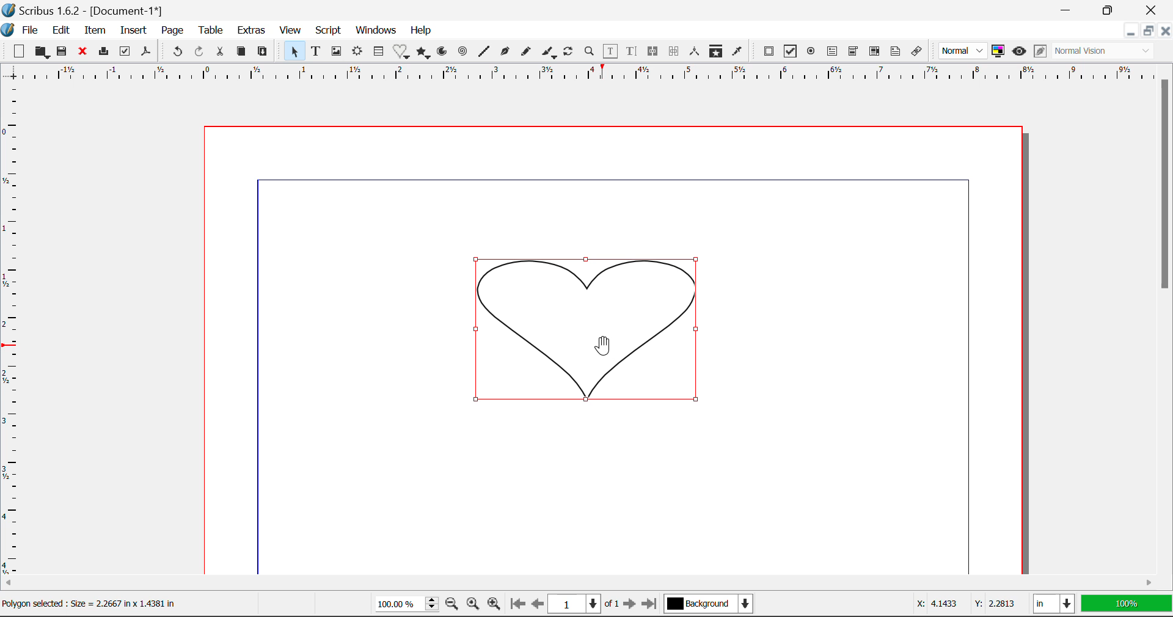 This screenshot has height=617, width=1173. What do you see at coordinates (875, 53) in the screenshot?
I see `Pdf List box` at bounding box center [875, 53].